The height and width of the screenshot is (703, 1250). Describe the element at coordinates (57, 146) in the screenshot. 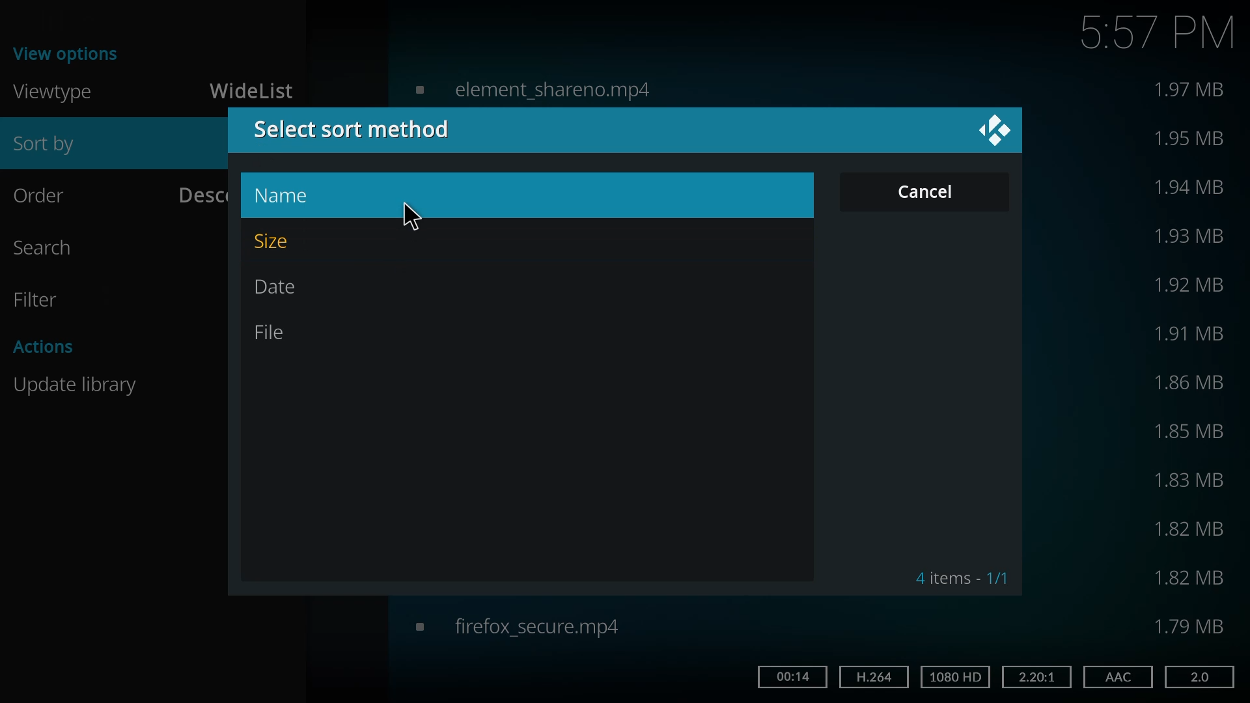

I see `sort by` at that location.